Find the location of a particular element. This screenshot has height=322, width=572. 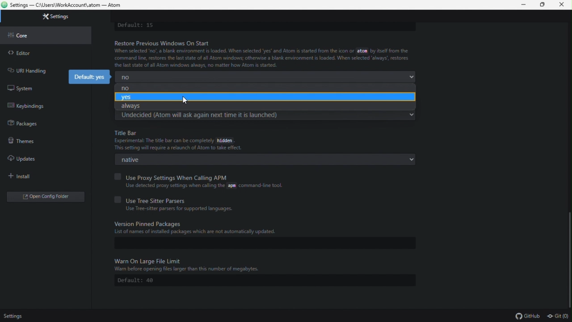

Version Pinned Packages List of names of installed packages which are not automatically updated. is located at coordinates (264, 228).